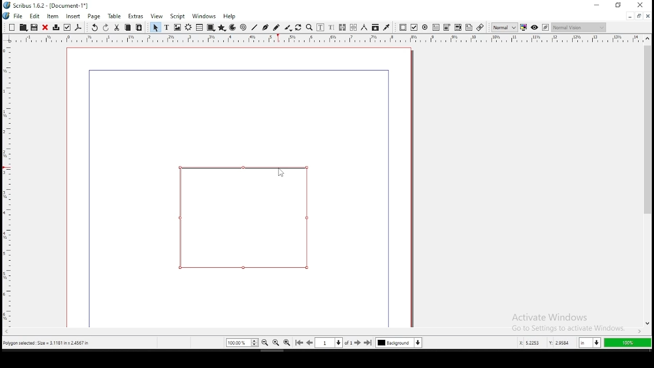  Describe the element at coordinates (559, 343) in the screenshot. I see `y: 2.9584` at that location.